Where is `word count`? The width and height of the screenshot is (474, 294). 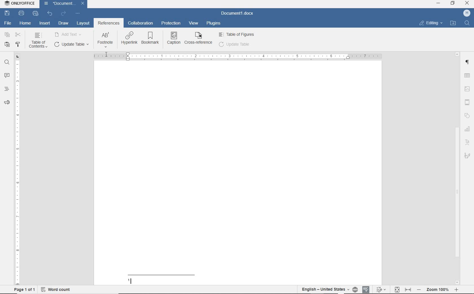
word count is located at coordinates (56, 290).